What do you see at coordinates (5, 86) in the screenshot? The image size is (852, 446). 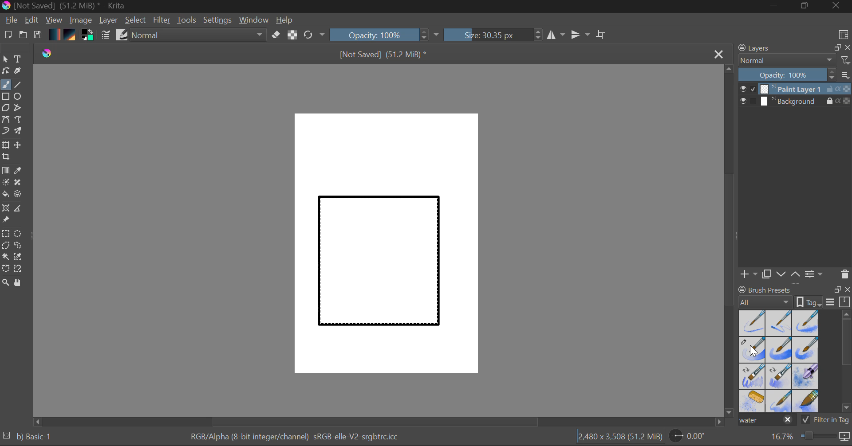 I see `Paintbrush` at bounding box center [5, 86].